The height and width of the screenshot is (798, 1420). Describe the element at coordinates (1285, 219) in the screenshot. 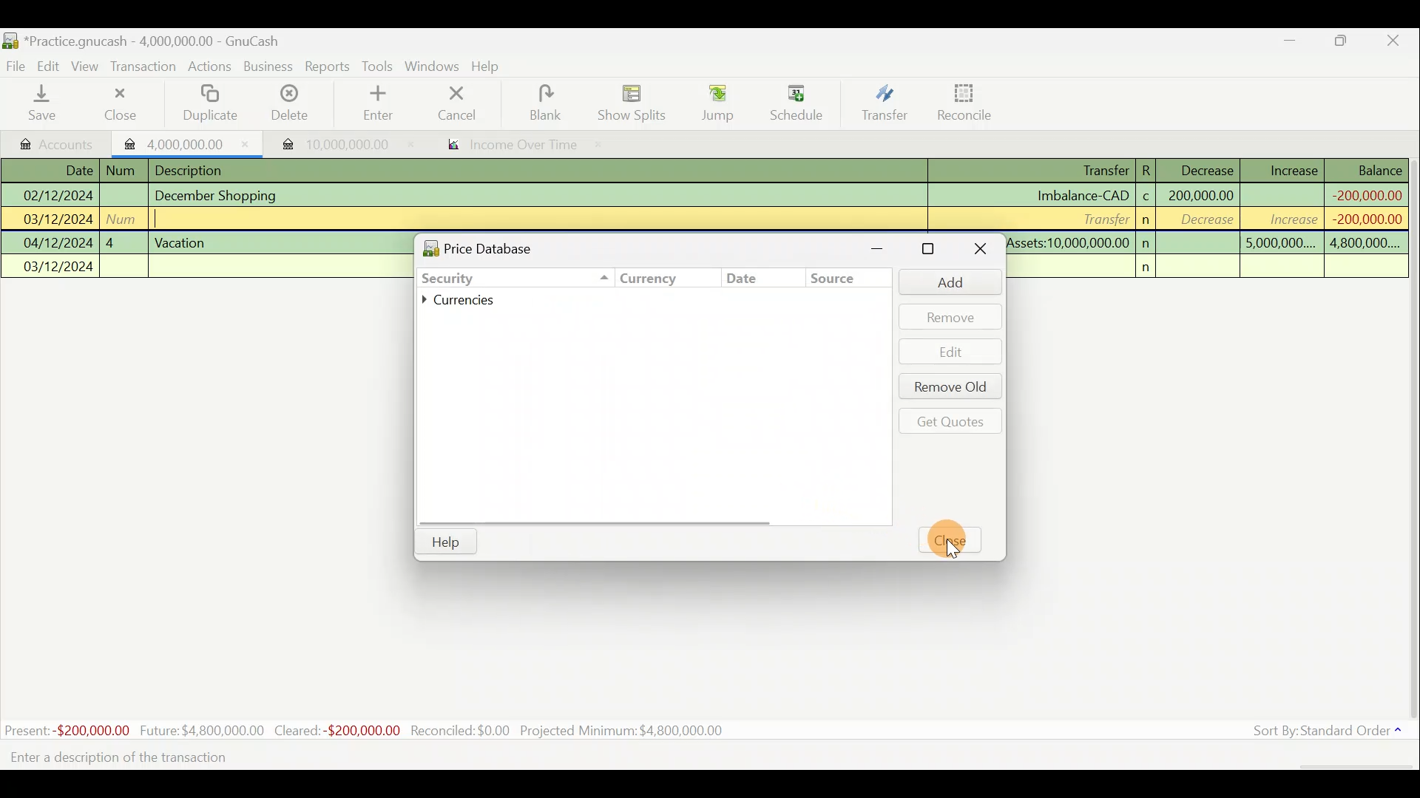

I see `increase` at that location.